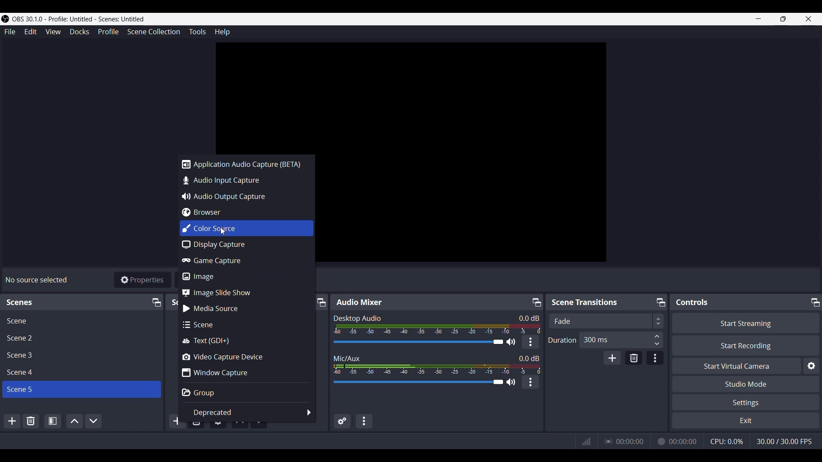 Image resolution: width=822 pixels, height=462 pixels. What do you see at coordinates (80, 355) in the screenshot?
I see `Scene File` at bounding box center [80, 355].